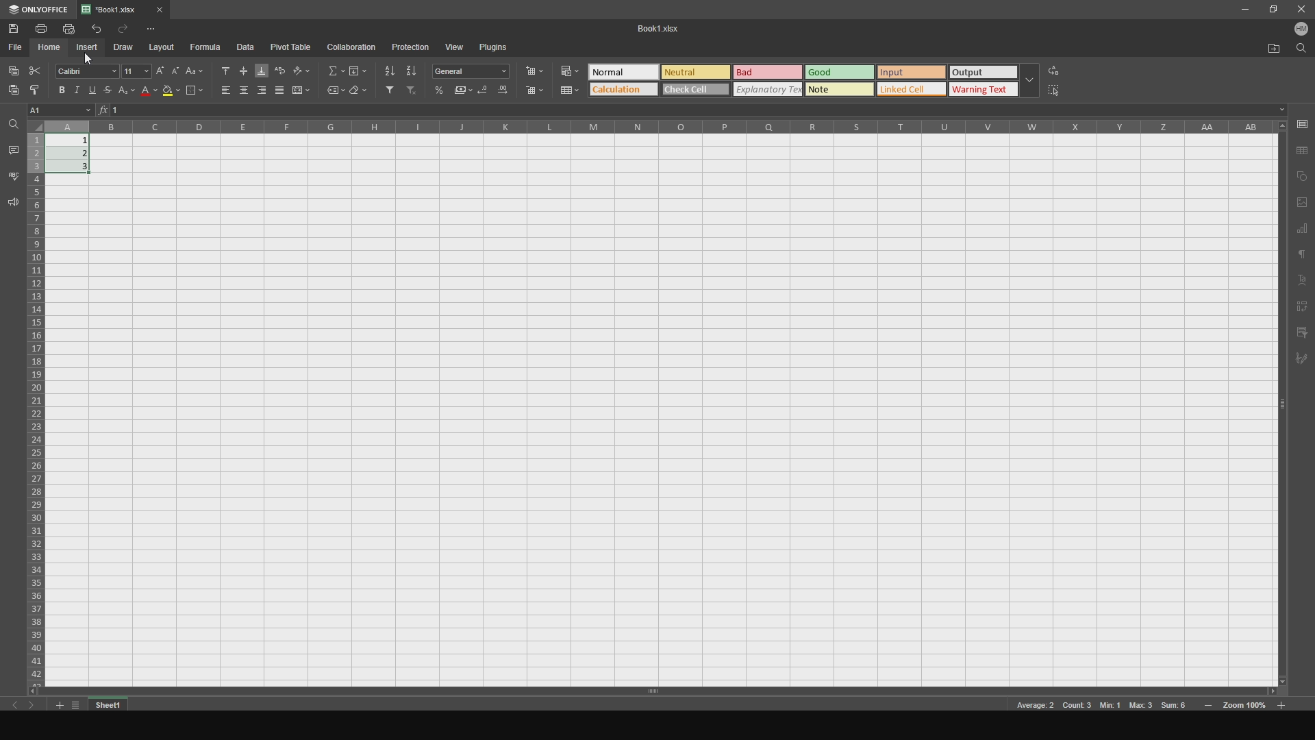  What do you see at coordinates (136, 70) in the screenshot?
I see `font size` at bounding box center [136, 70].